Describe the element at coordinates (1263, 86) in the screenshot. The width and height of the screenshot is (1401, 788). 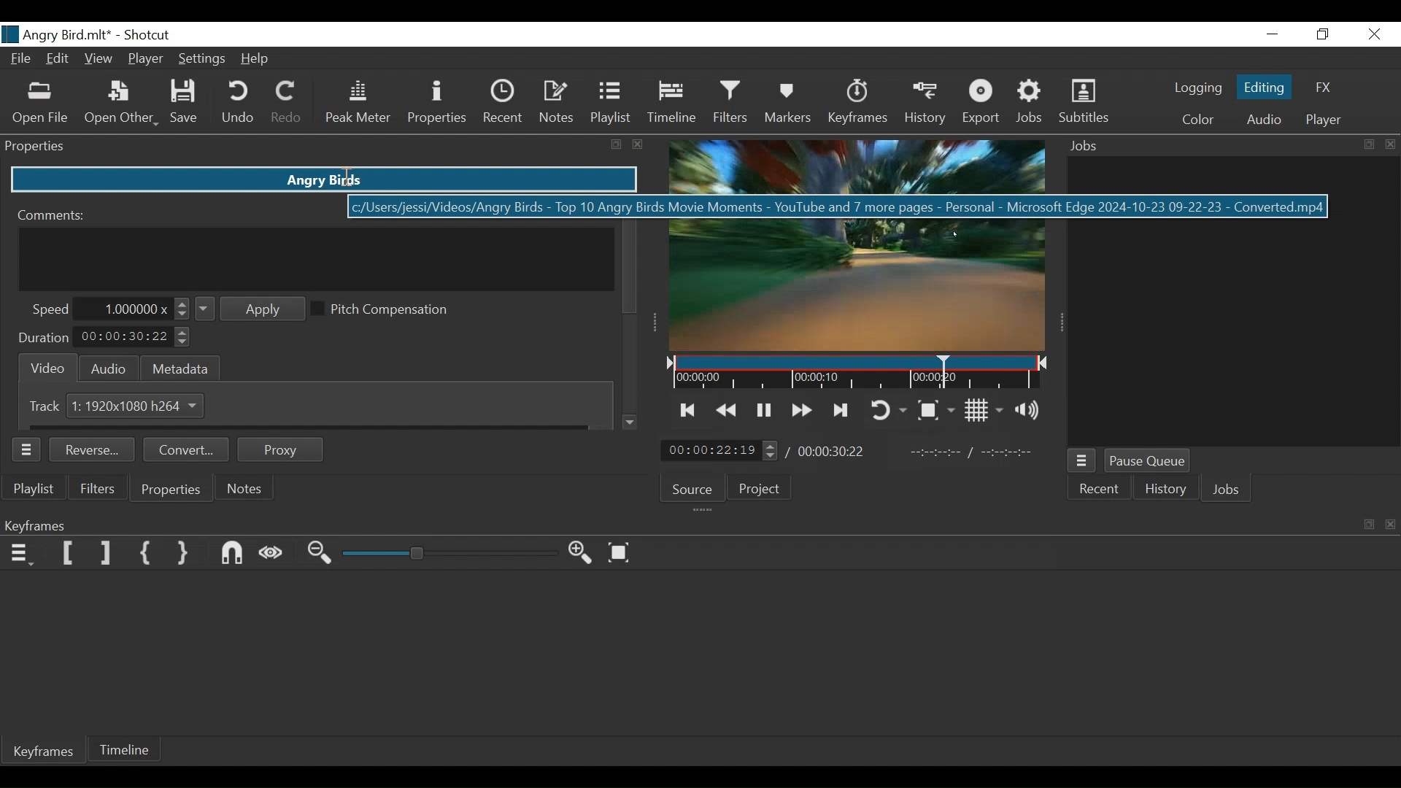
I see `Editing` at that location.